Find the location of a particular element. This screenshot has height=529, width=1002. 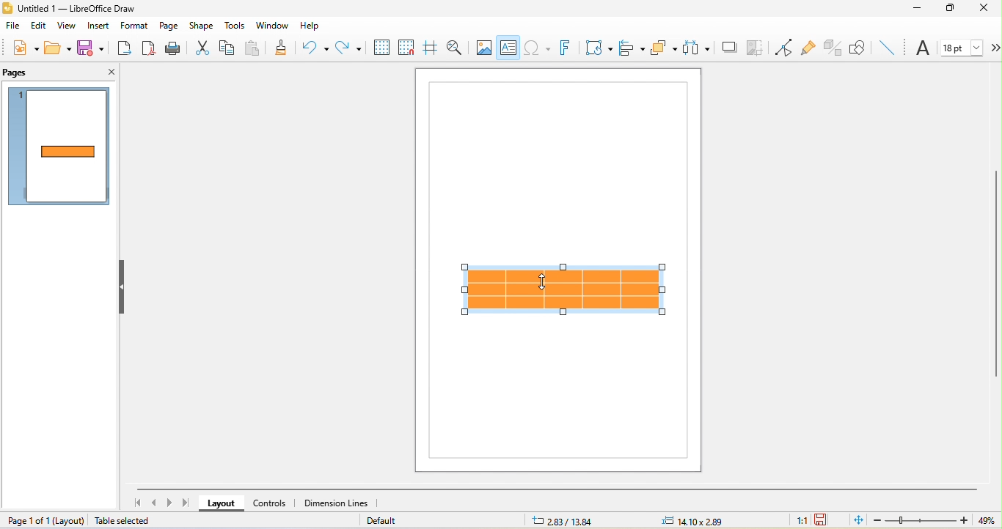

save is located at coordinates (90, 48).